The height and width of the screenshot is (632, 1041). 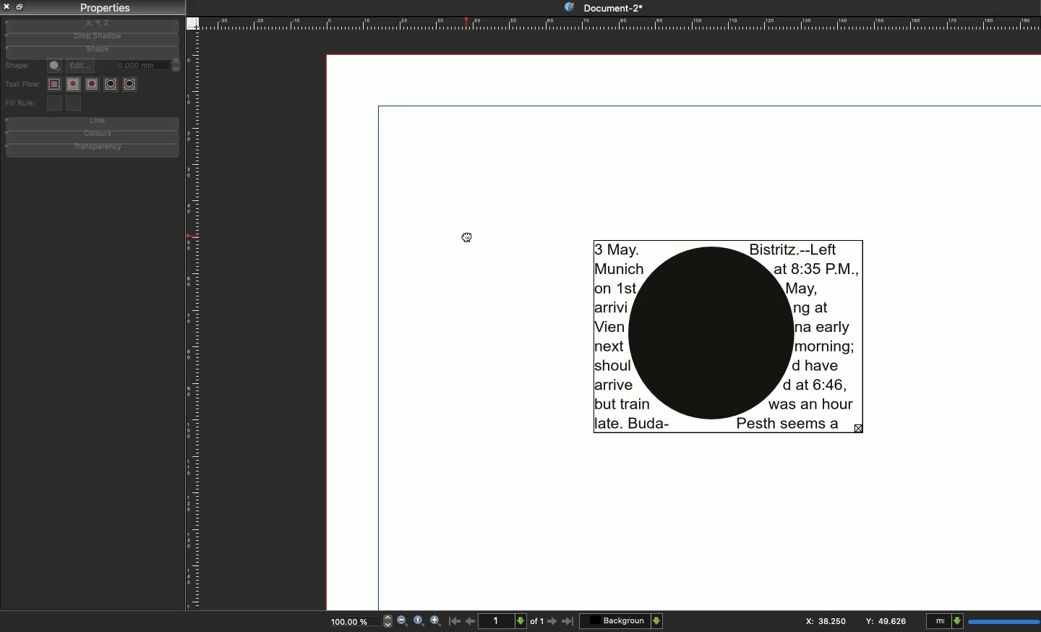 What do you see at coordinates (603, 7) in the screenshot?
I see `Document-2*` at bounding box center [603, 7].